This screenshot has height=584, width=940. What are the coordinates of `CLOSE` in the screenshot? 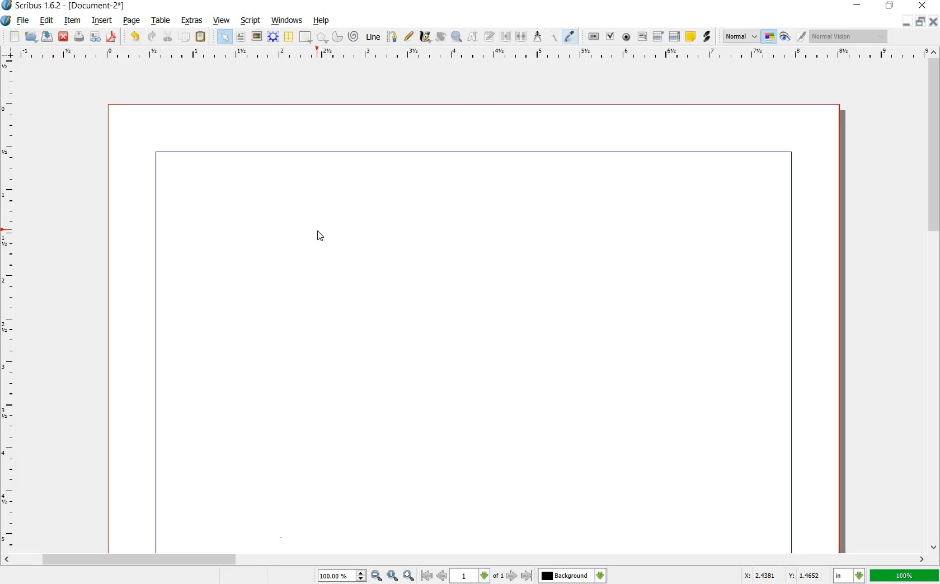 It's located at (934, 21).